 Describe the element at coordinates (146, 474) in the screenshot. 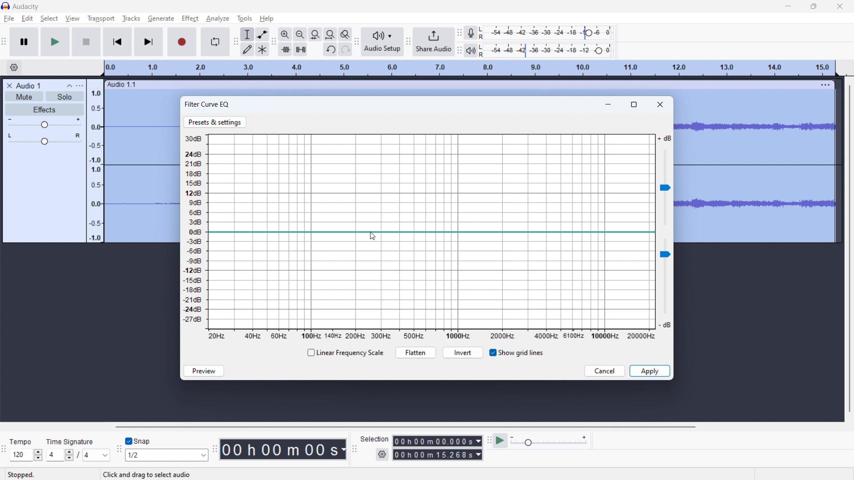

I see `Click and drag to select audio` at that location.